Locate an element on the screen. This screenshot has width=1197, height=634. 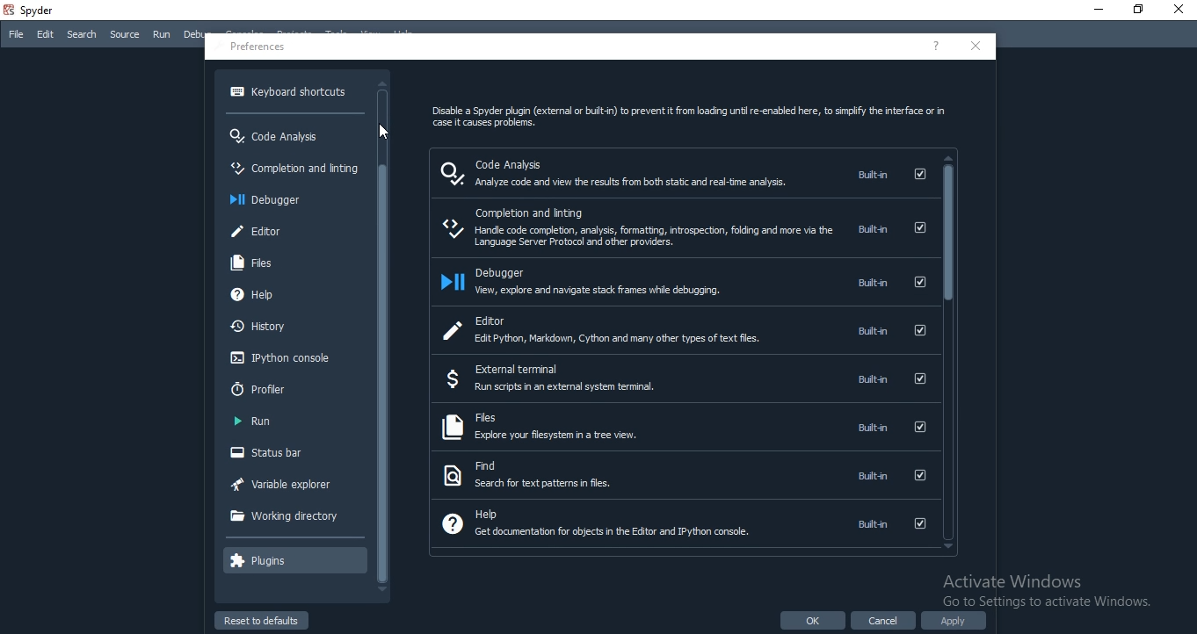
Debugger is located at coordinates (514, 270).